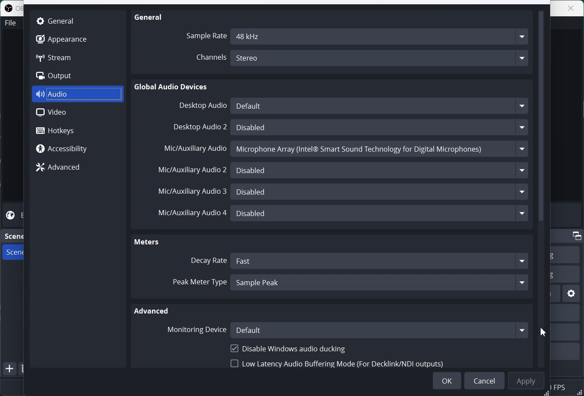 This screenshot has height=396, width=584. I want to click on Disabled, so click(380, 127).